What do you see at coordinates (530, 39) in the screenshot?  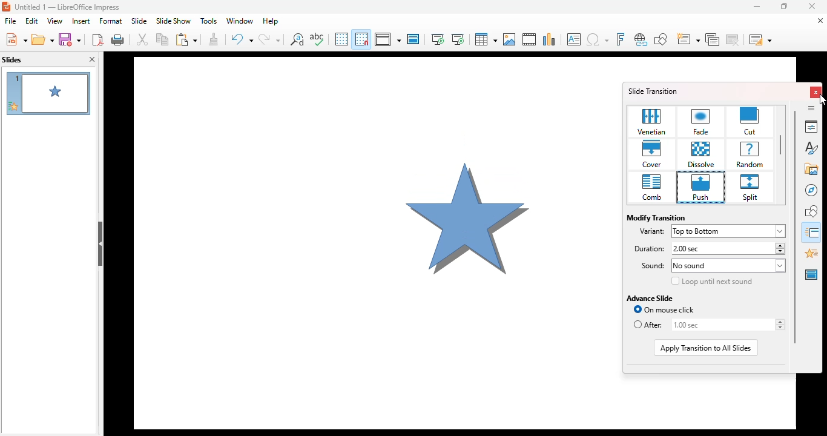 I see `insert audio or video` at bounding box center [530, 39].